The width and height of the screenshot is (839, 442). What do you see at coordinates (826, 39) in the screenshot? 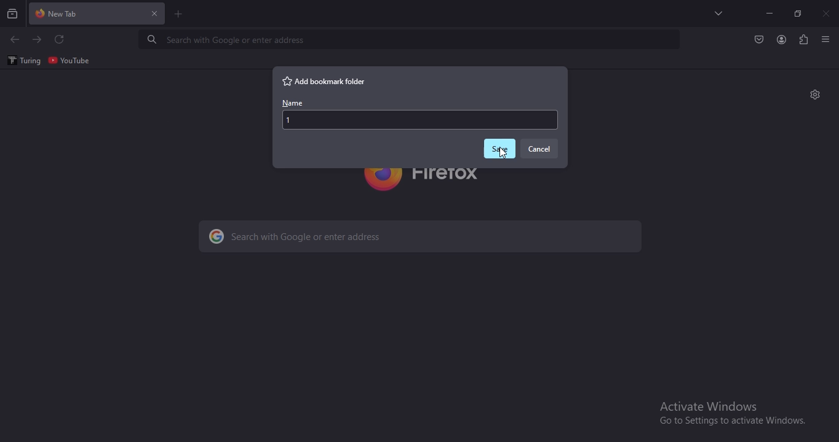
I see `view settings menu` at bounding box center [826, 39].